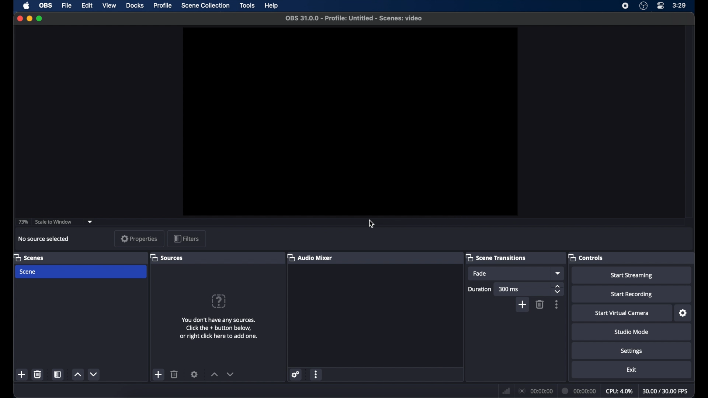 This screenshot has width=708, height=398. What do you see at coordinates (29, 257) in the screenshot?
I see `scenes` at bounding box center [29, 257].